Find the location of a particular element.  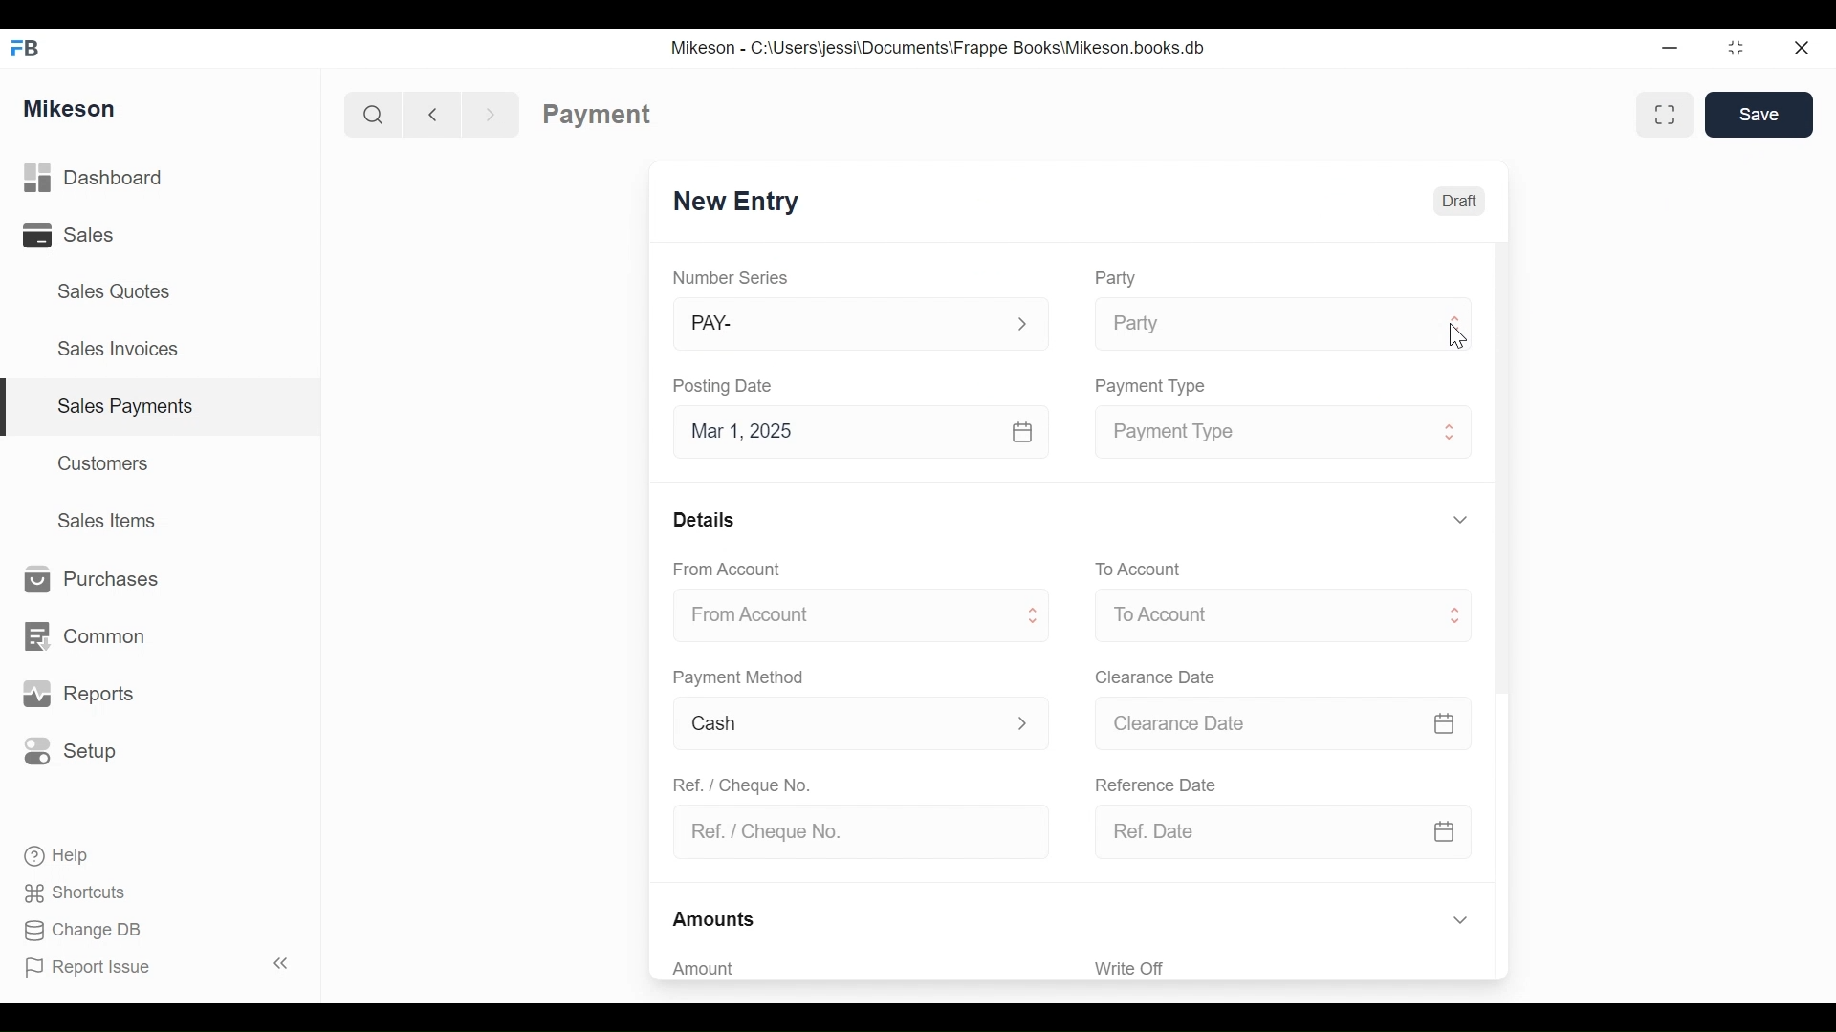

Maximize is located at coordinates (1733, 51).